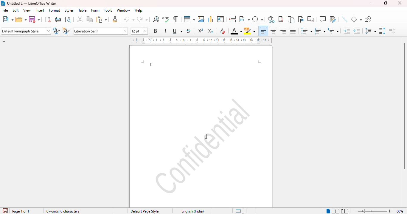  Describe the element at coordinates (257, 19) in the screenshot. I see `insert special characters` at that location.